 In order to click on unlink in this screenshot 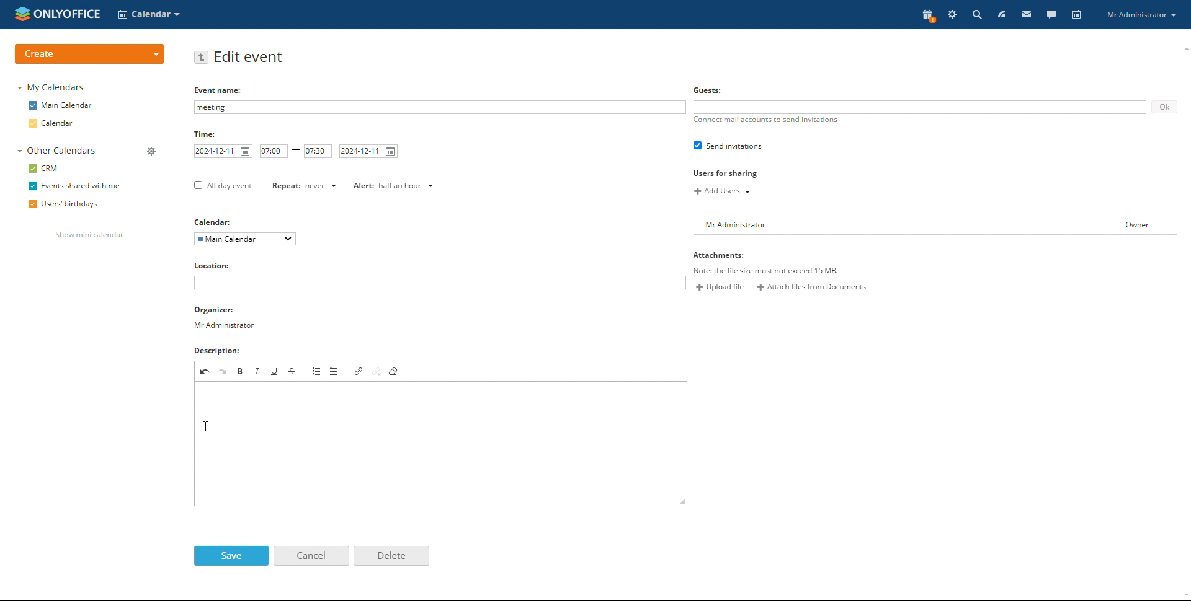, I will do `click(377, 371)`.